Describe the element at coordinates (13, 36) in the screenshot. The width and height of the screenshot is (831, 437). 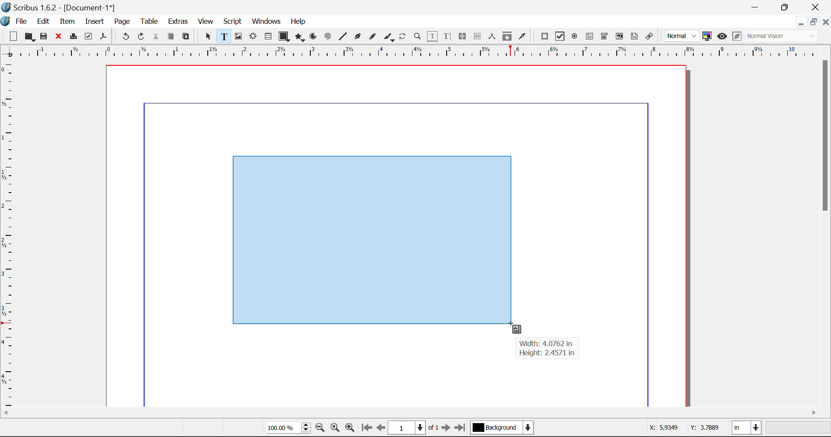
I see `New` at that location.